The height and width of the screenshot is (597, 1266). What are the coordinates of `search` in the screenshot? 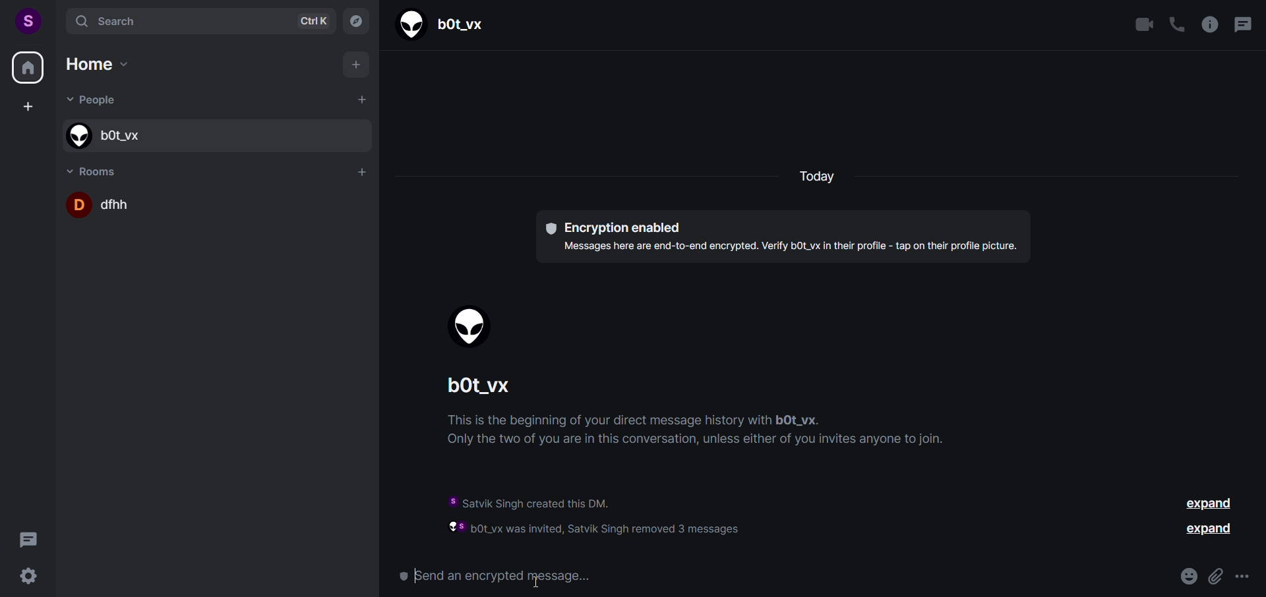 It's located at (195, 20).